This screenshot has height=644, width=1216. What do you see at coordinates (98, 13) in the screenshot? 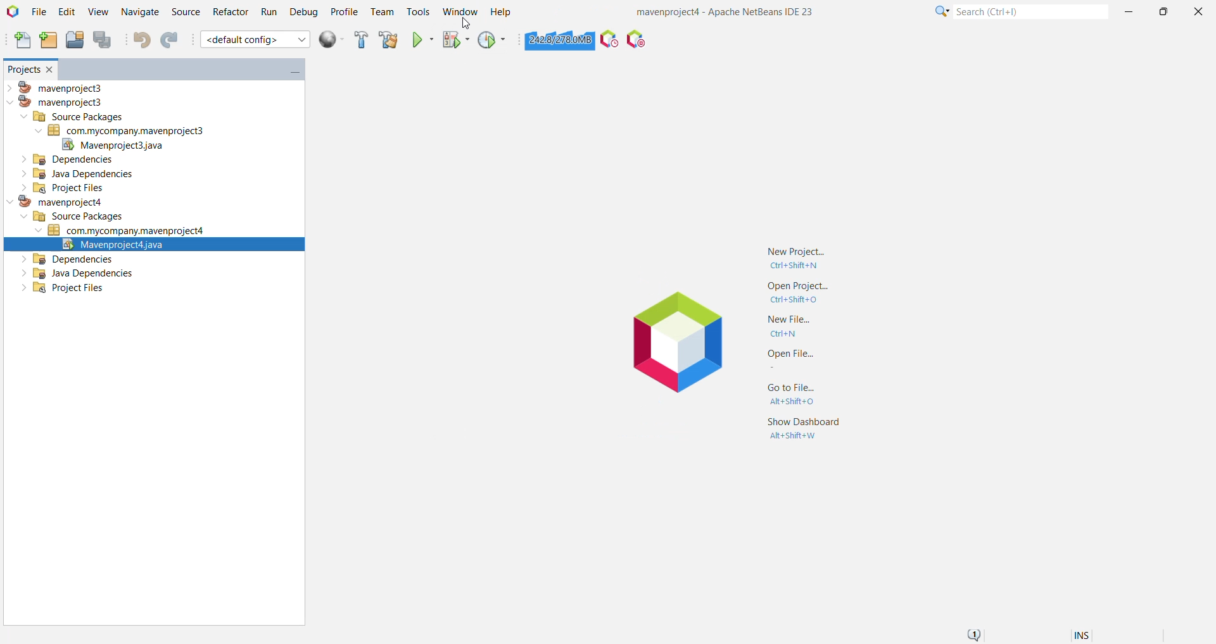
I see `View` at bounding box center [98, 13].